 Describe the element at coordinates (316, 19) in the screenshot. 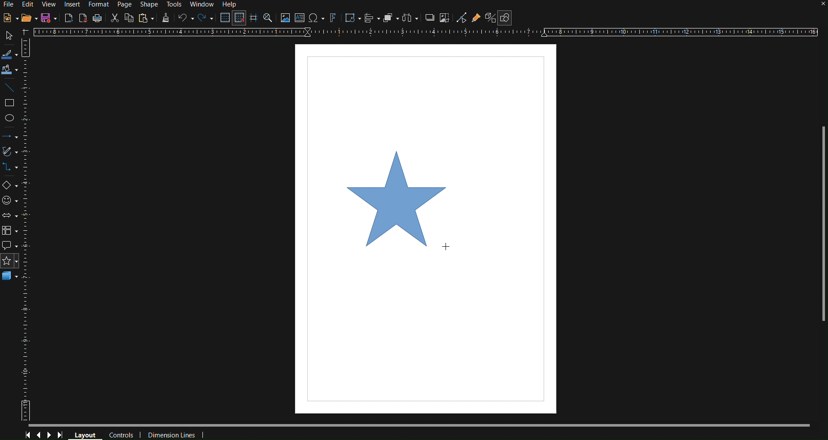

I see `Insert Special Character` at that location.